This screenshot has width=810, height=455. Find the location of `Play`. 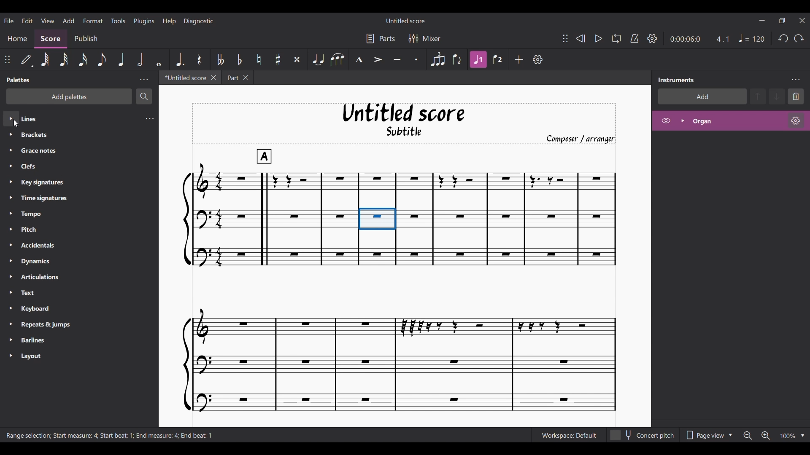

Play is located at coordinates (598, 39).